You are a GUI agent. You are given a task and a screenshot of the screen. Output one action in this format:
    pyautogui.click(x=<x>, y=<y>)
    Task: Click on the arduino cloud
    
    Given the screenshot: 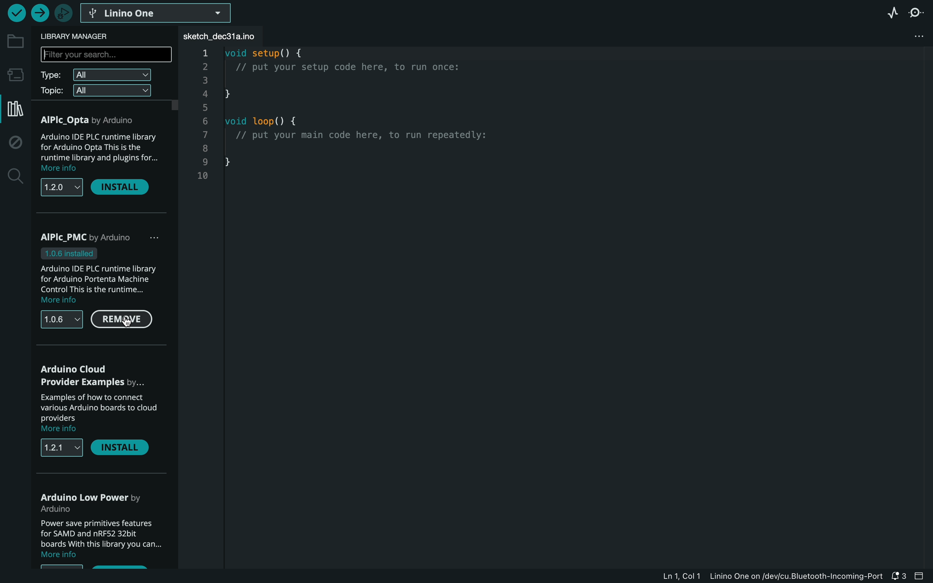 What is the action you would take?
    pyautogui.click(x=96, y=375)
    